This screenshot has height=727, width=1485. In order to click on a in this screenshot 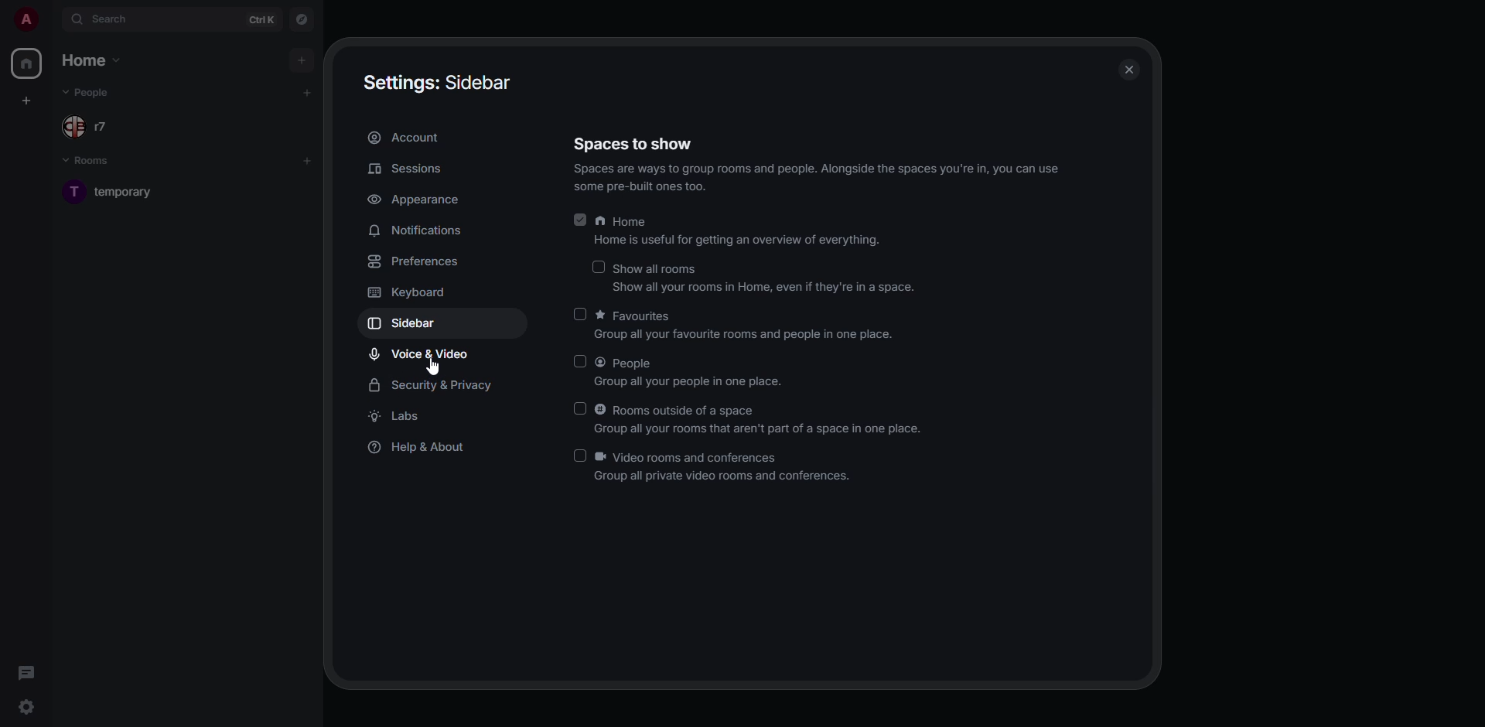, I will do `click(26, 18)`.